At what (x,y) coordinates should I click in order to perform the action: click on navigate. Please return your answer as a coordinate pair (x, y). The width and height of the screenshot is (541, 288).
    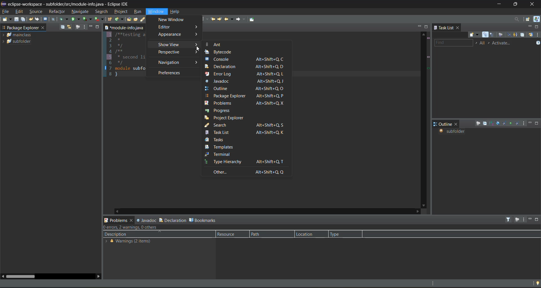
    Looking at the image, I should click on (81, 12).